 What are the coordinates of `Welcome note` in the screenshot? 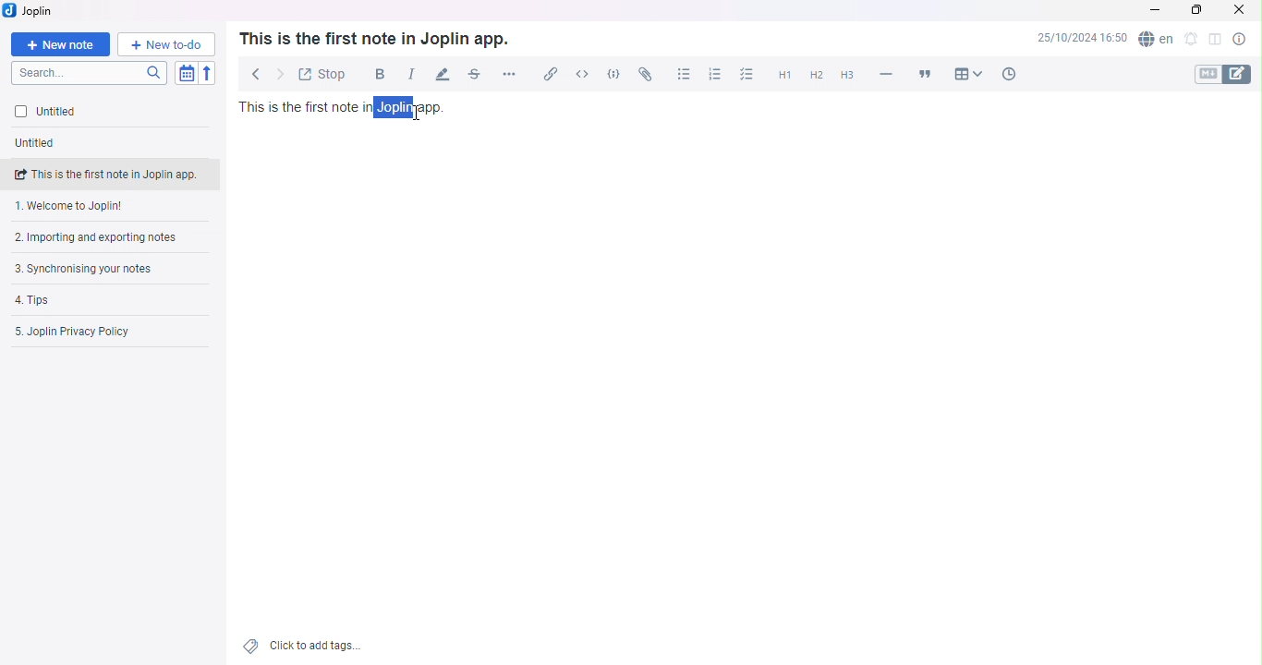 It's located at (107, 207).